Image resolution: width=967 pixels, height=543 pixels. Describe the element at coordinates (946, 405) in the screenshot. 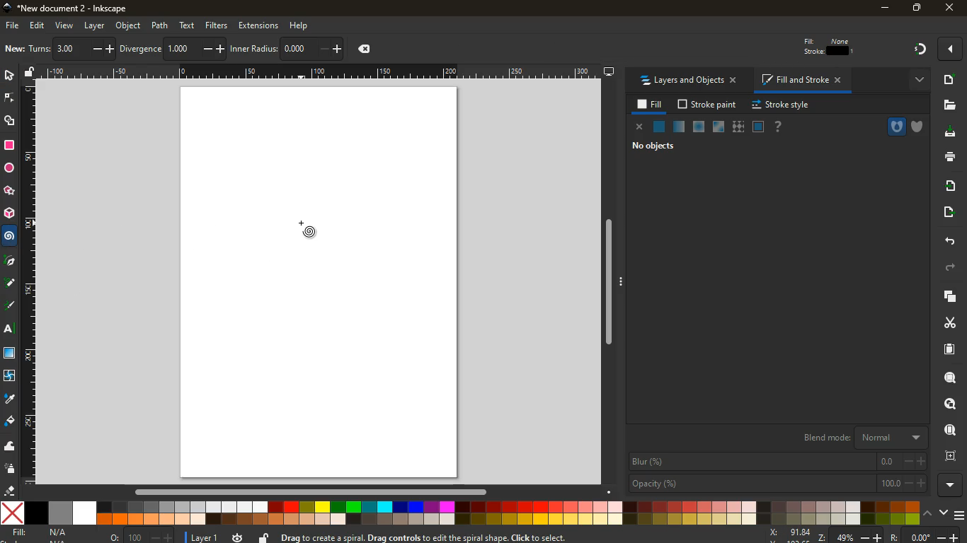

I see `look` at that location.